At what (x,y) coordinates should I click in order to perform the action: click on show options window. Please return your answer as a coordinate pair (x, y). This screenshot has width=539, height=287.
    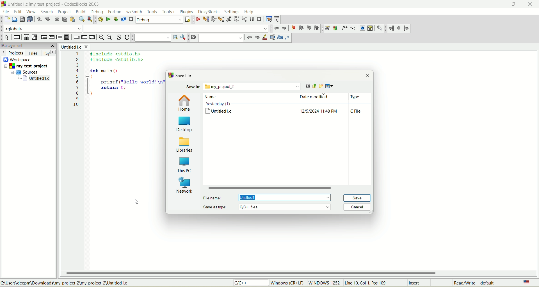
    Looking at the image, I should click on (184, 38).